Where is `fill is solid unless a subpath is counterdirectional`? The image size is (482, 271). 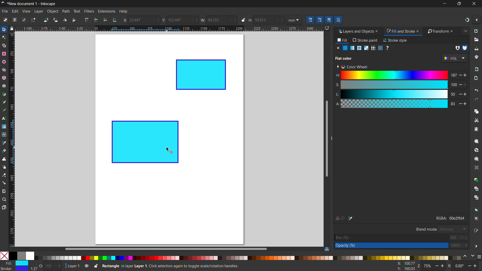 fill is solid unless a subpath is counterdirectional is located at coordinates (465, 48).